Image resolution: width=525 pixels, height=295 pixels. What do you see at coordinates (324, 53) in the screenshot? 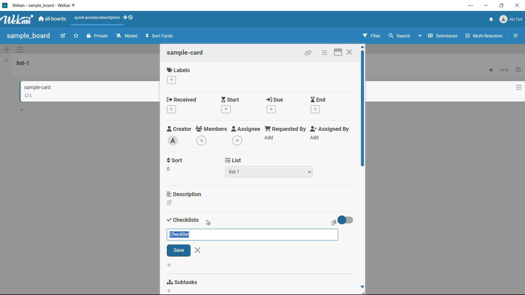
I see `card actions` at bounding box center [324, 53].